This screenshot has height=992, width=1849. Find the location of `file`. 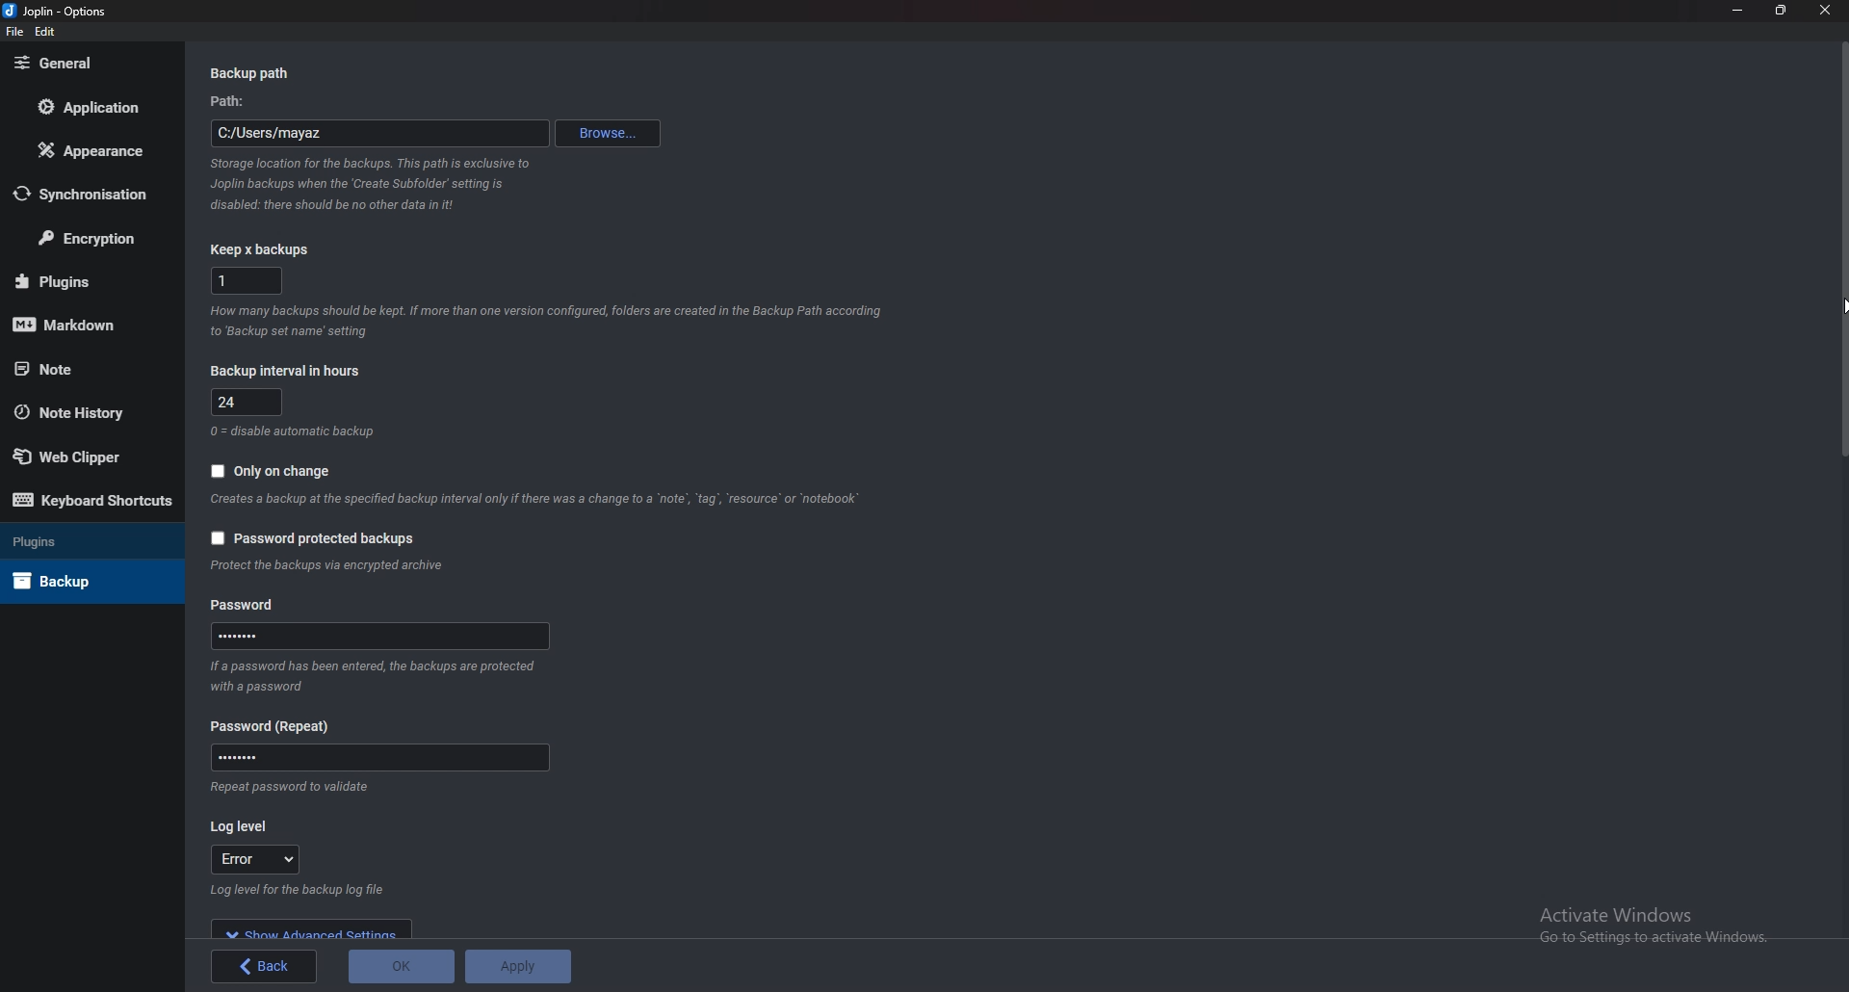

file is located at coordinates (13, 33).